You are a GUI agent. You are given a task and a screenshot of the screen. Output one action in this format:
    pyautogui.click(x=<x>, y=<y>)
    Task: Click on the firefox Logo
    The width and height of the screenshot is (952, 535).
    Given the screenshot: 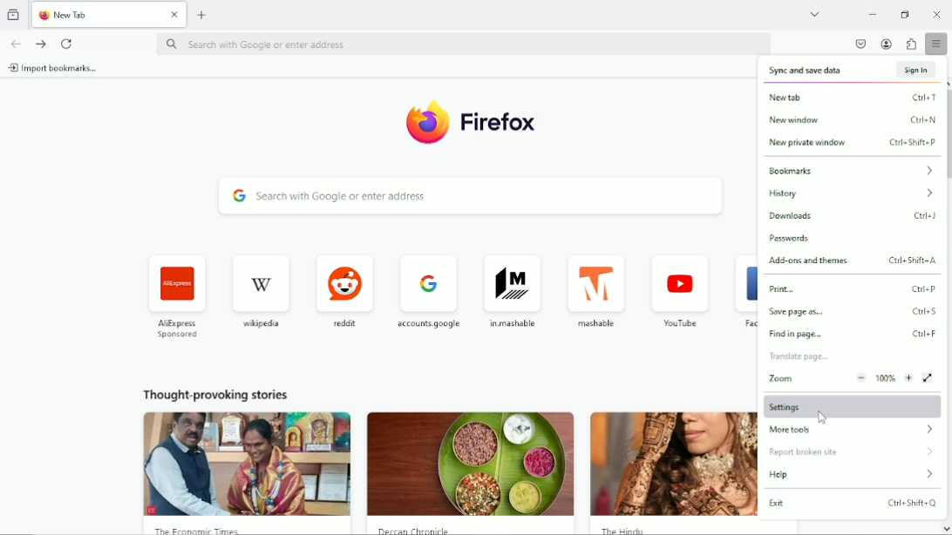 What is the action you would take?
    pyautogui.click(x=425, y=123)
    